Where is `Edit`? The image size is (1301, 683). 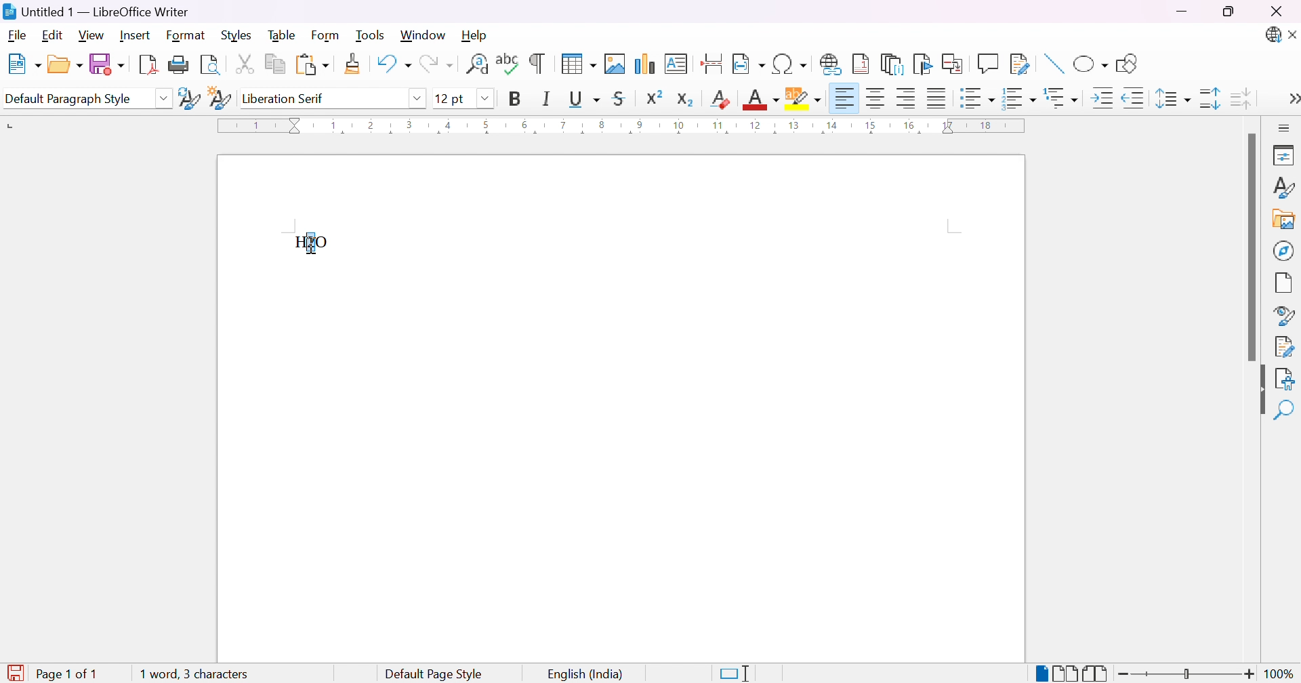
Edit is located at coordinates (55, 36).